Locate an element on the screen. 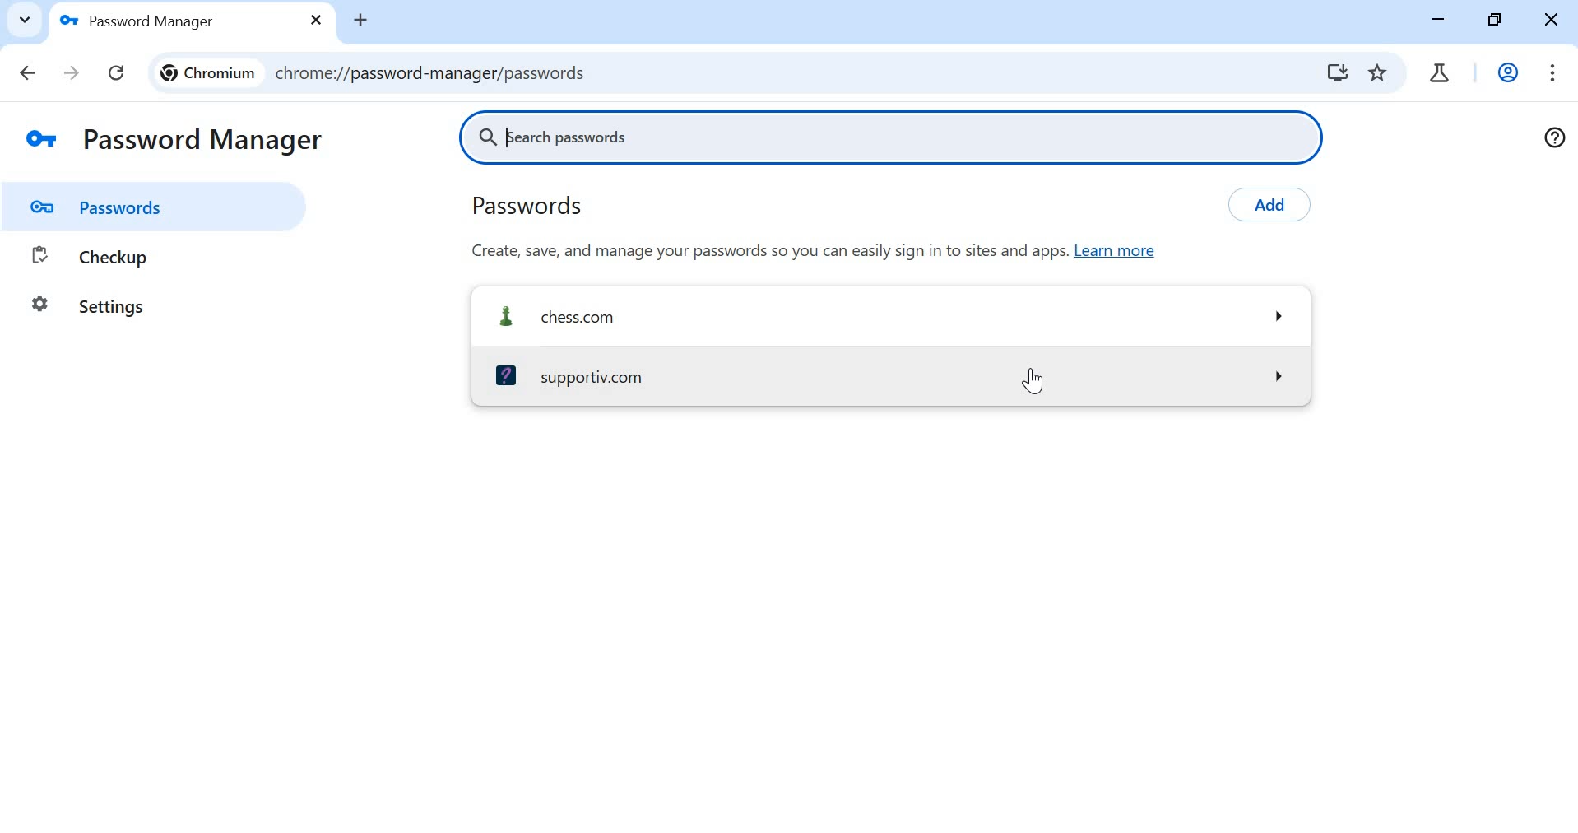 The width and height of the screenshot is (1578, 833). customize and control chromium is located at coordinates (1556, 72).